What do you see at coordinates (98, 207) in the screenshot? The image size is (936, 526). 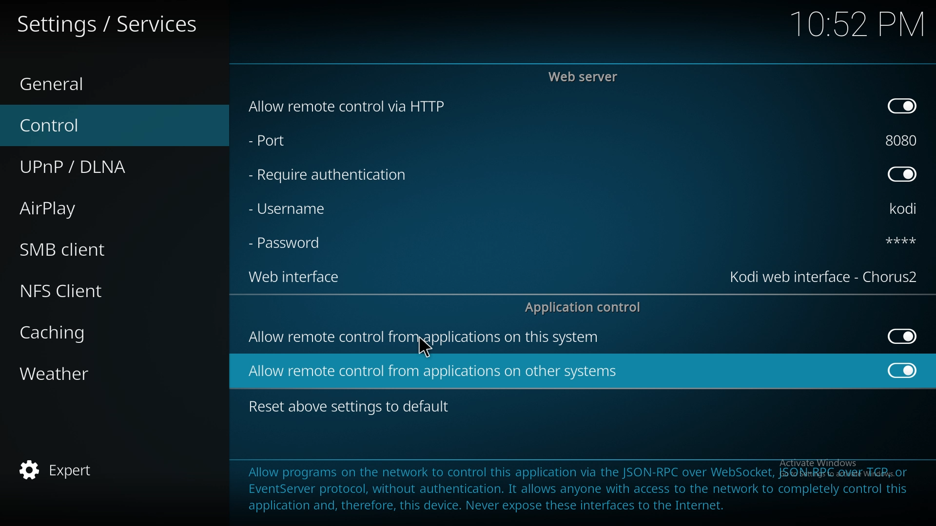 I see `airplay` at bounding box center [98, 207].